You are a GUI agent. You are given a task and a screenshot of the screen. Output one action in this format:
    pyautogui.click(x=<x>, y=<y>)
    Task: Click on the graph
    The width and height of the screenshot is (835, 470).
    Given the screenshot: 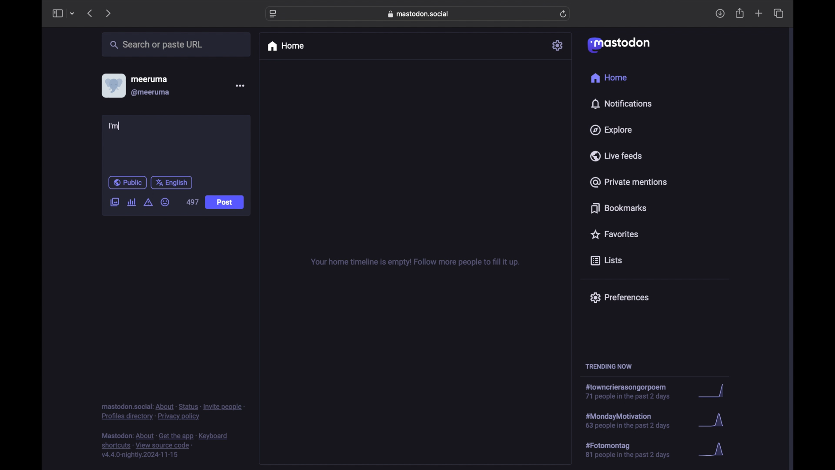 What is the action you would take?
    pyautogui.click(x=714, y=450)
    